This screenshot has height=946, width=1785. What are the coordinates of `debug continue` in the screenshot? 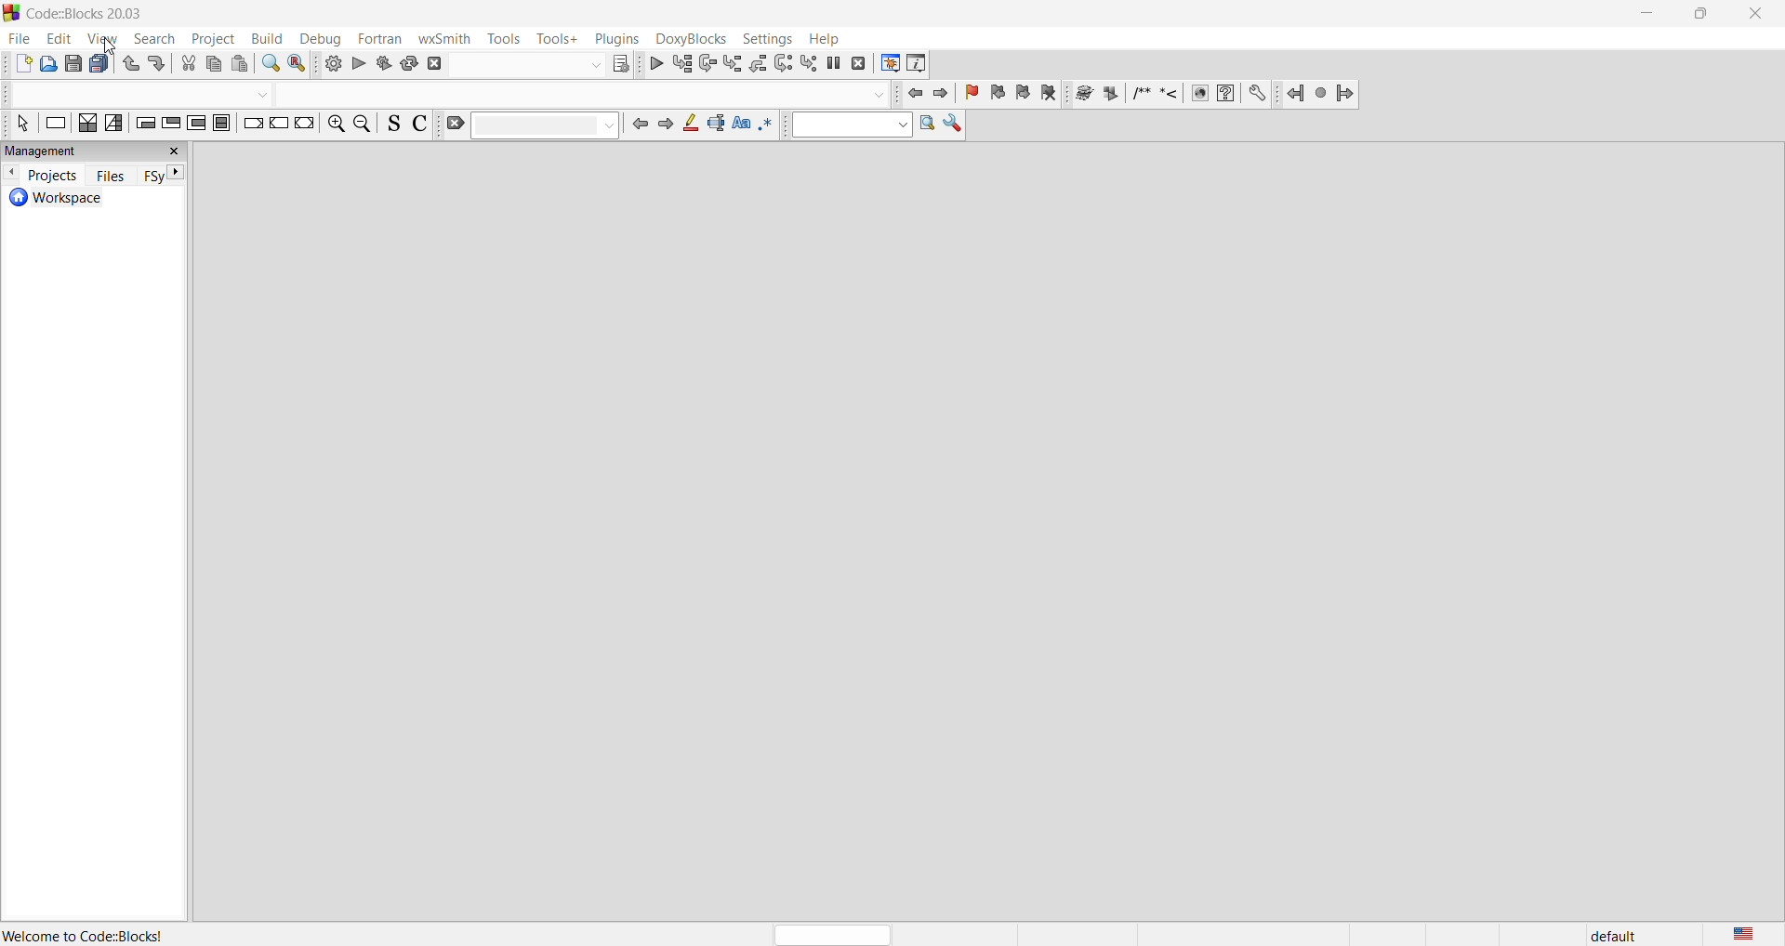 It's located at (654, 63).